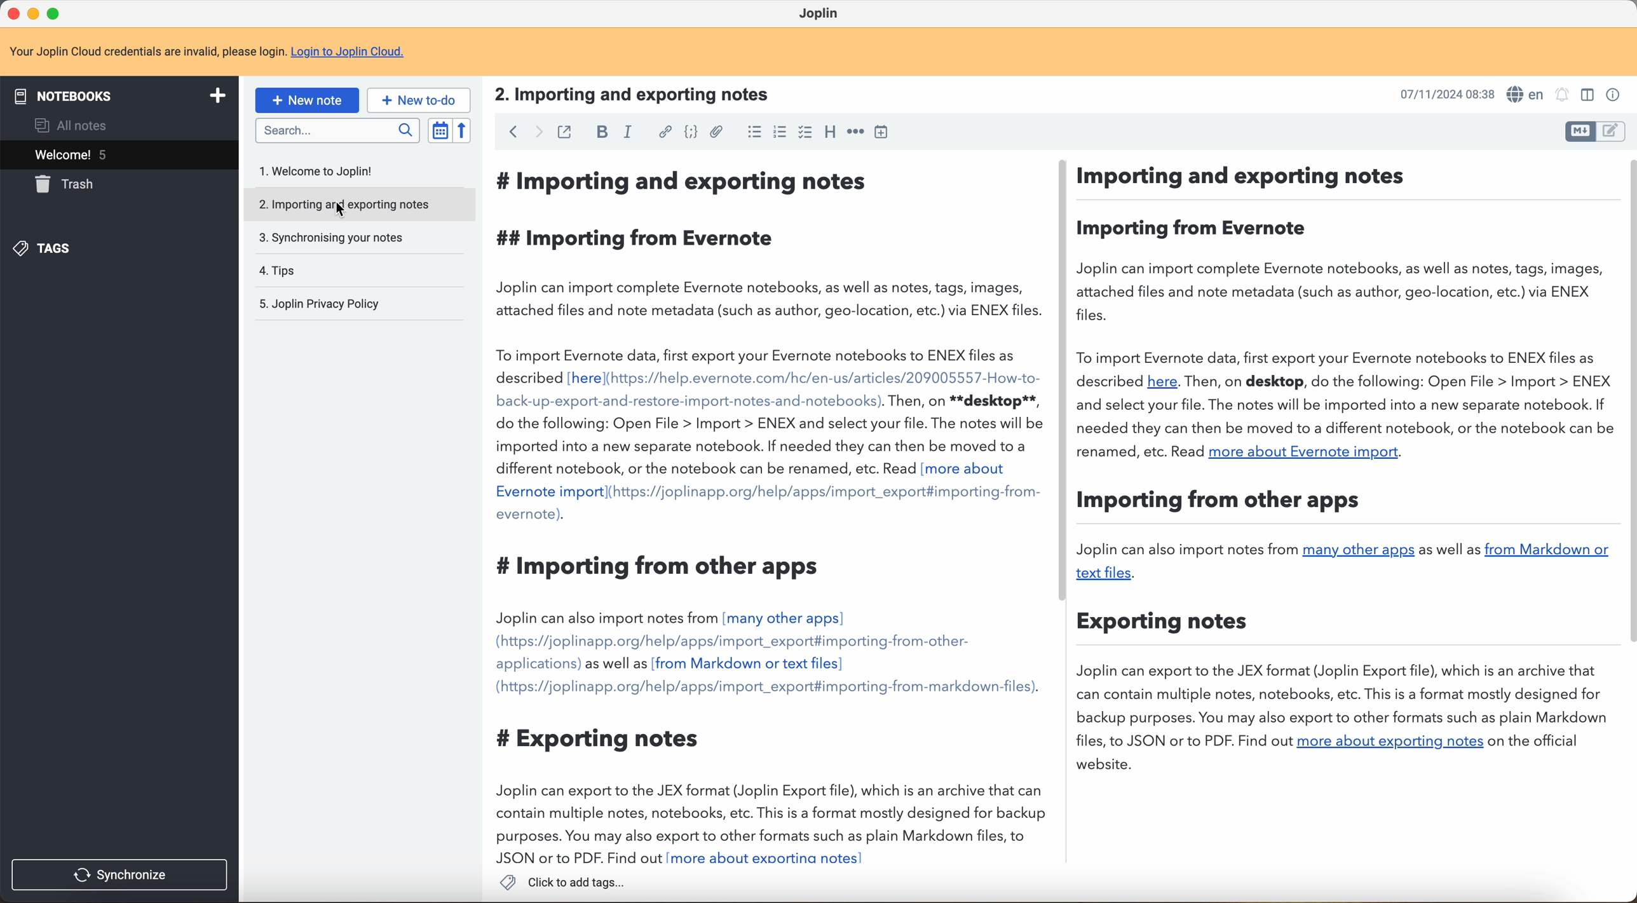 The image size is (1637, 903). What do you see at coordinates (67, 125) in the screenshot?
I see `all notes` at bounding box center [67, 125].